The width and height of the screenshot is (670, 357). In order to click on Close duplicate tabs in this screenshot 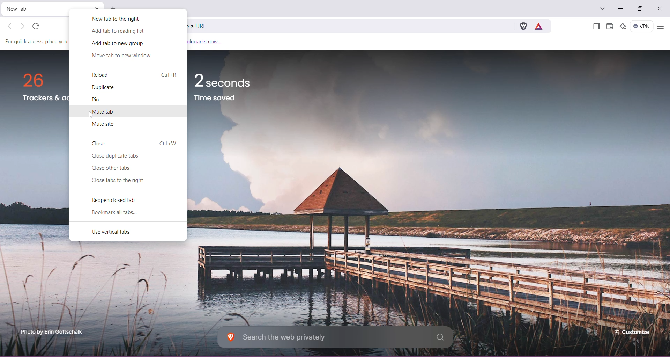, I will do `click(117, 156)`.